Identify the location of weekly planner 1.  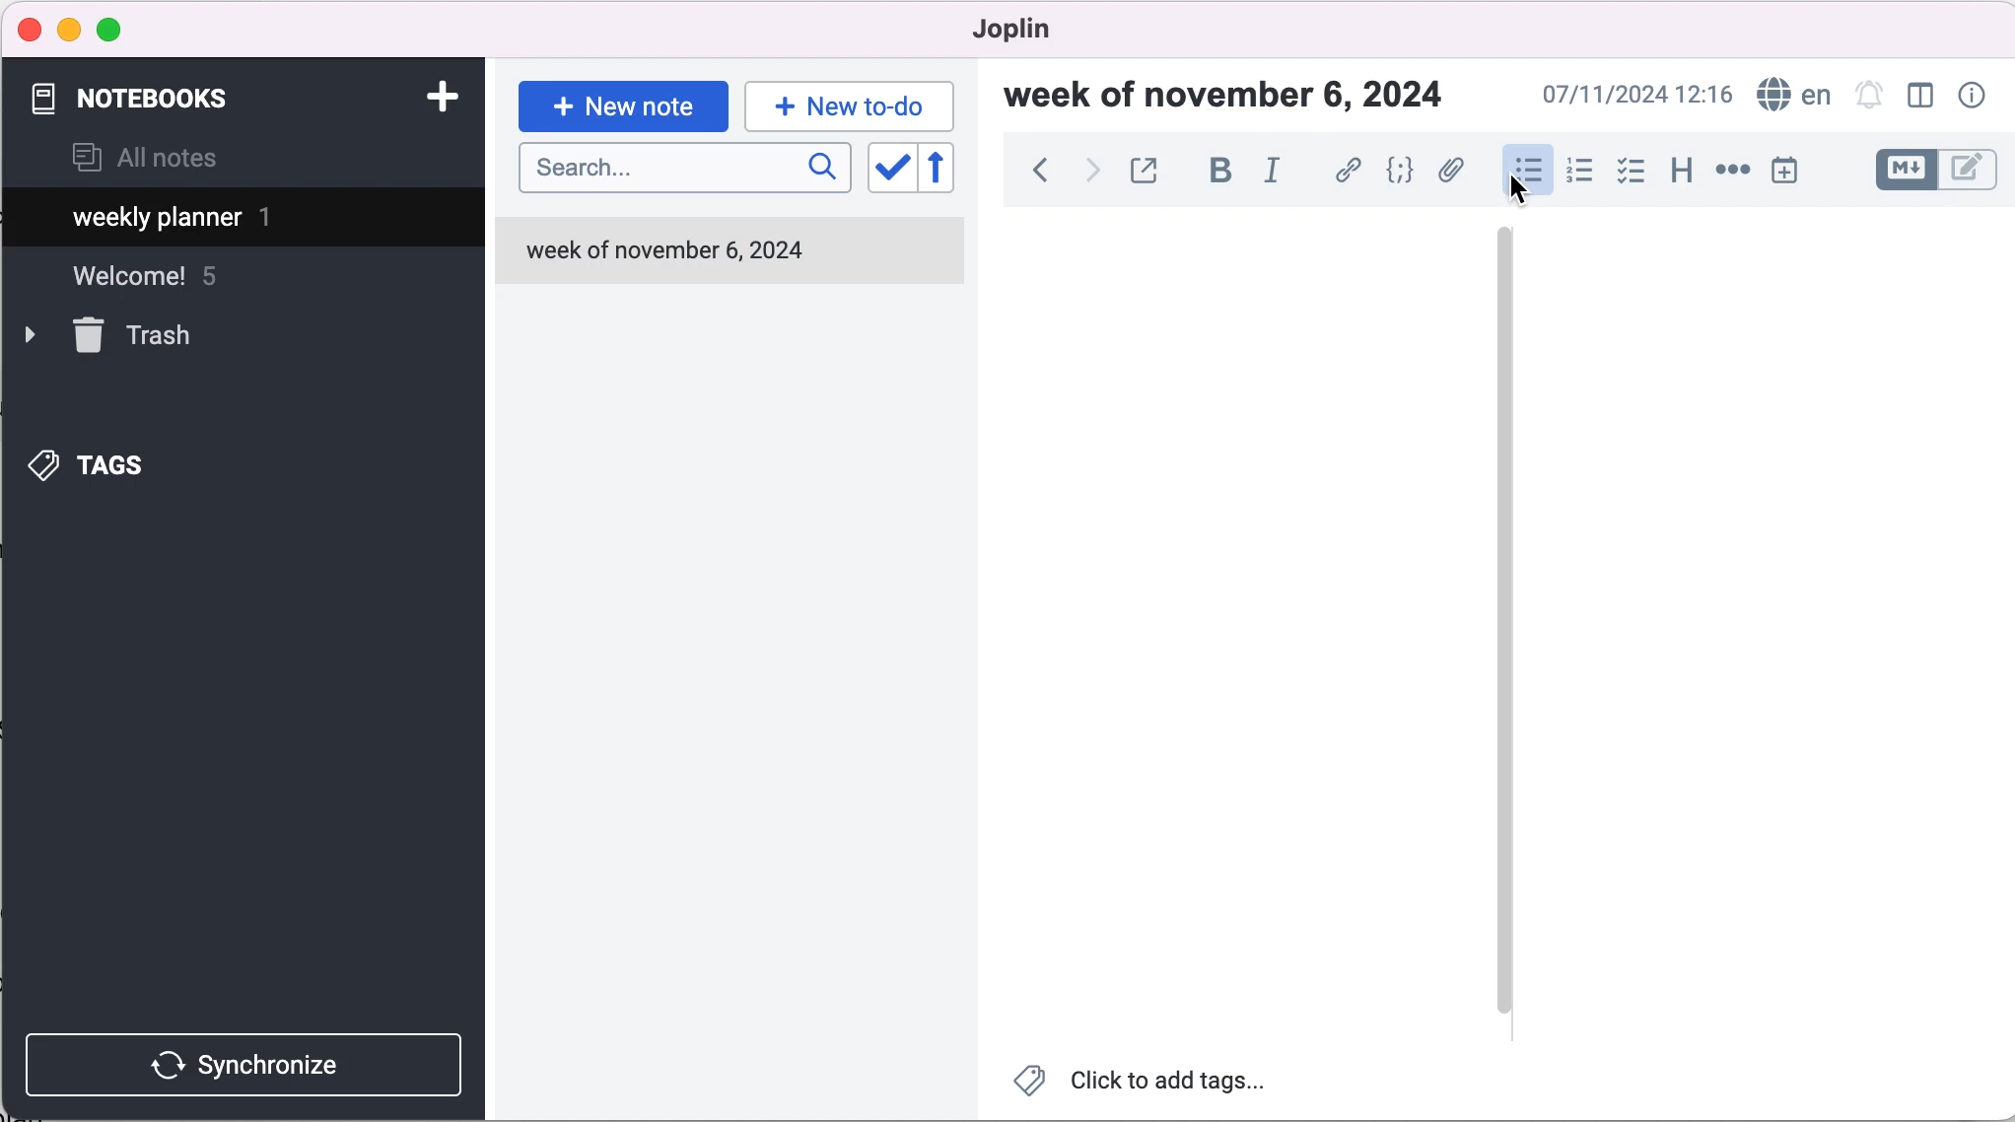
(227, 220).